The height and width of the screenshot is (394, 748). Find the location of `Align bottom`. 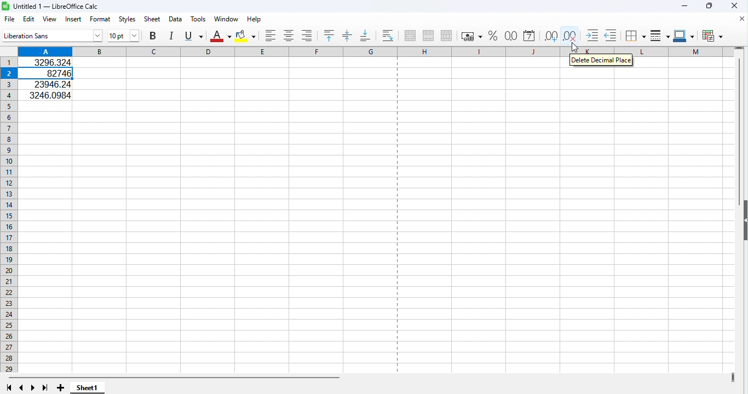

Align bottom is located at coordinates (364, 34).